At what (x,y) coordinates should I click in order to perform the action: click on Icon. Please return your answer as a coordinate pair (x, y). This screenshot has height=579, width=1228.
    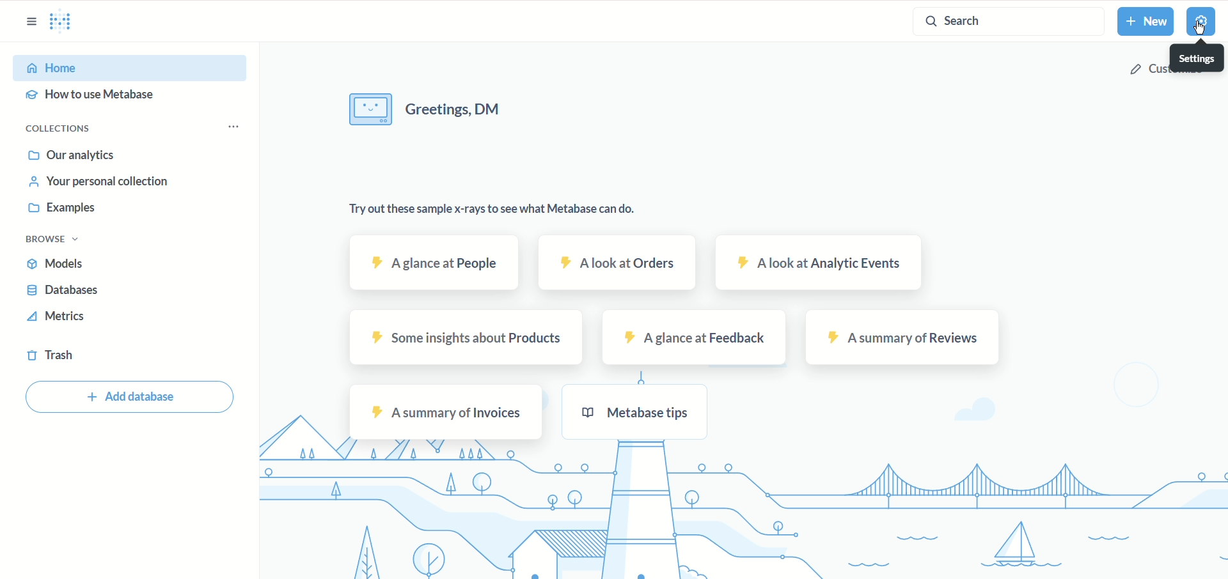
    Looking at the image, I should click on (369, 109).